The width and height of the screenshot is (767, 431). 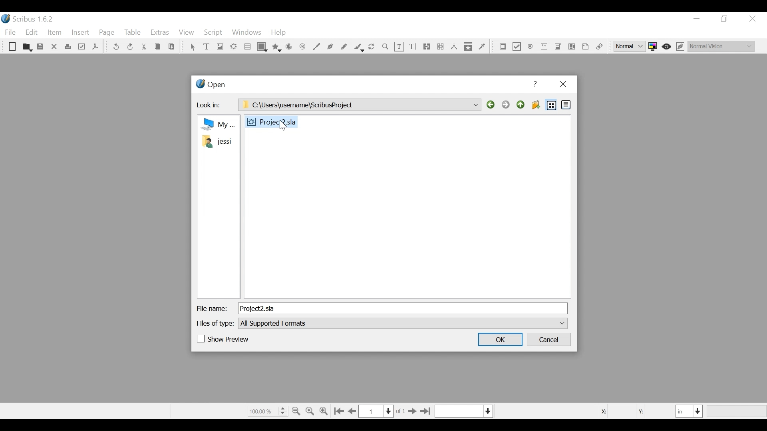 What do you see at coordinates (186, 33) in the screenshot?
I see `View` at bounding box center [186, 33].